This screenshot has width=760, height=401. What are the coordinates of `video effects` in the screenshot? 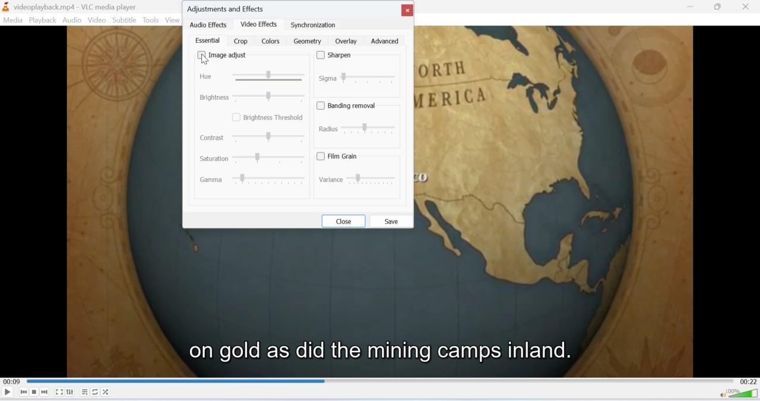 It's located at (259, 23).